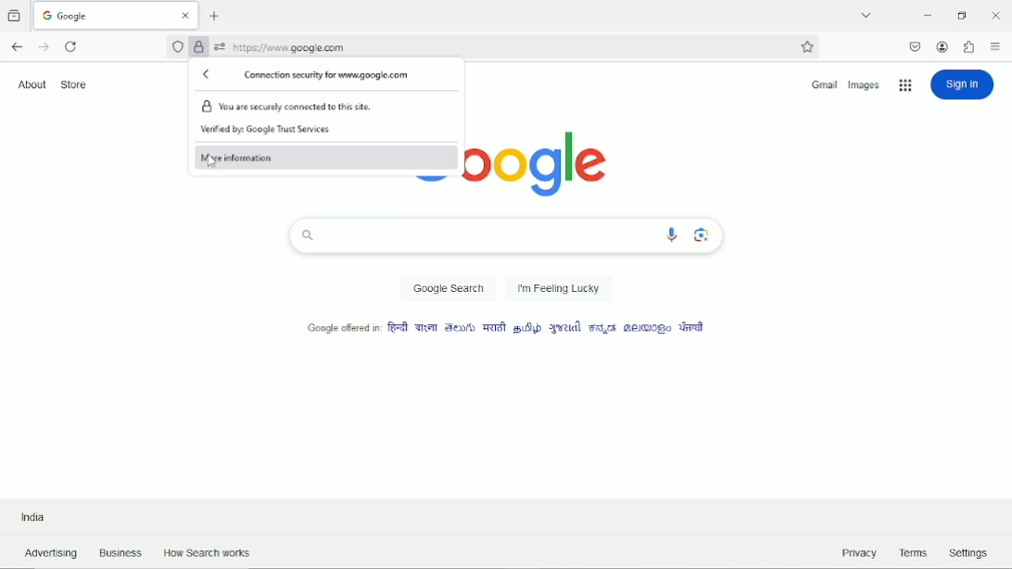  I want to click on language, so click(460, 327).